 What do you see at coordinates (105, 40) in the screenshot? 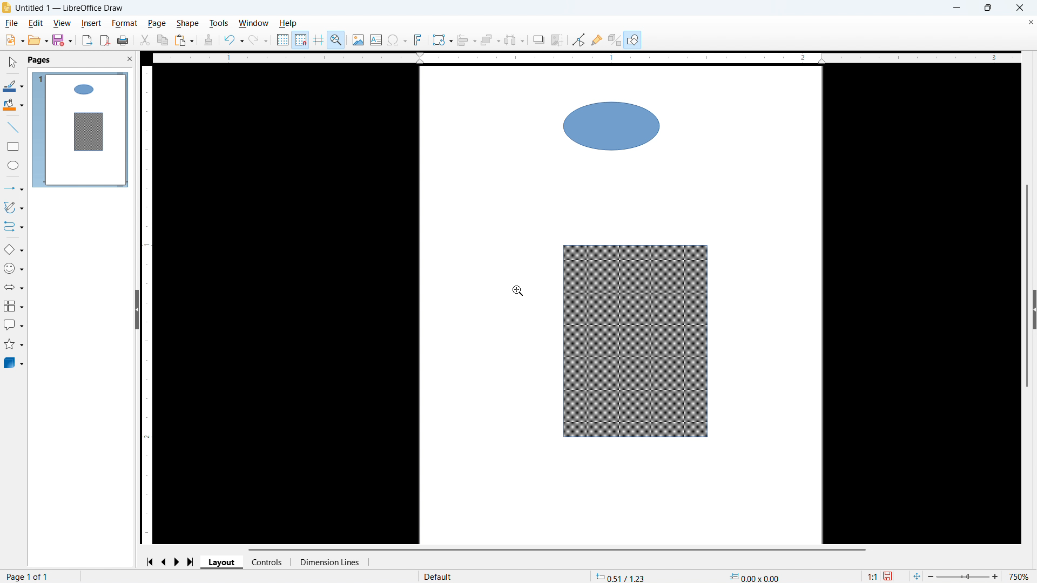
I see `Export as PDF ` at bounding box center [105, 40].